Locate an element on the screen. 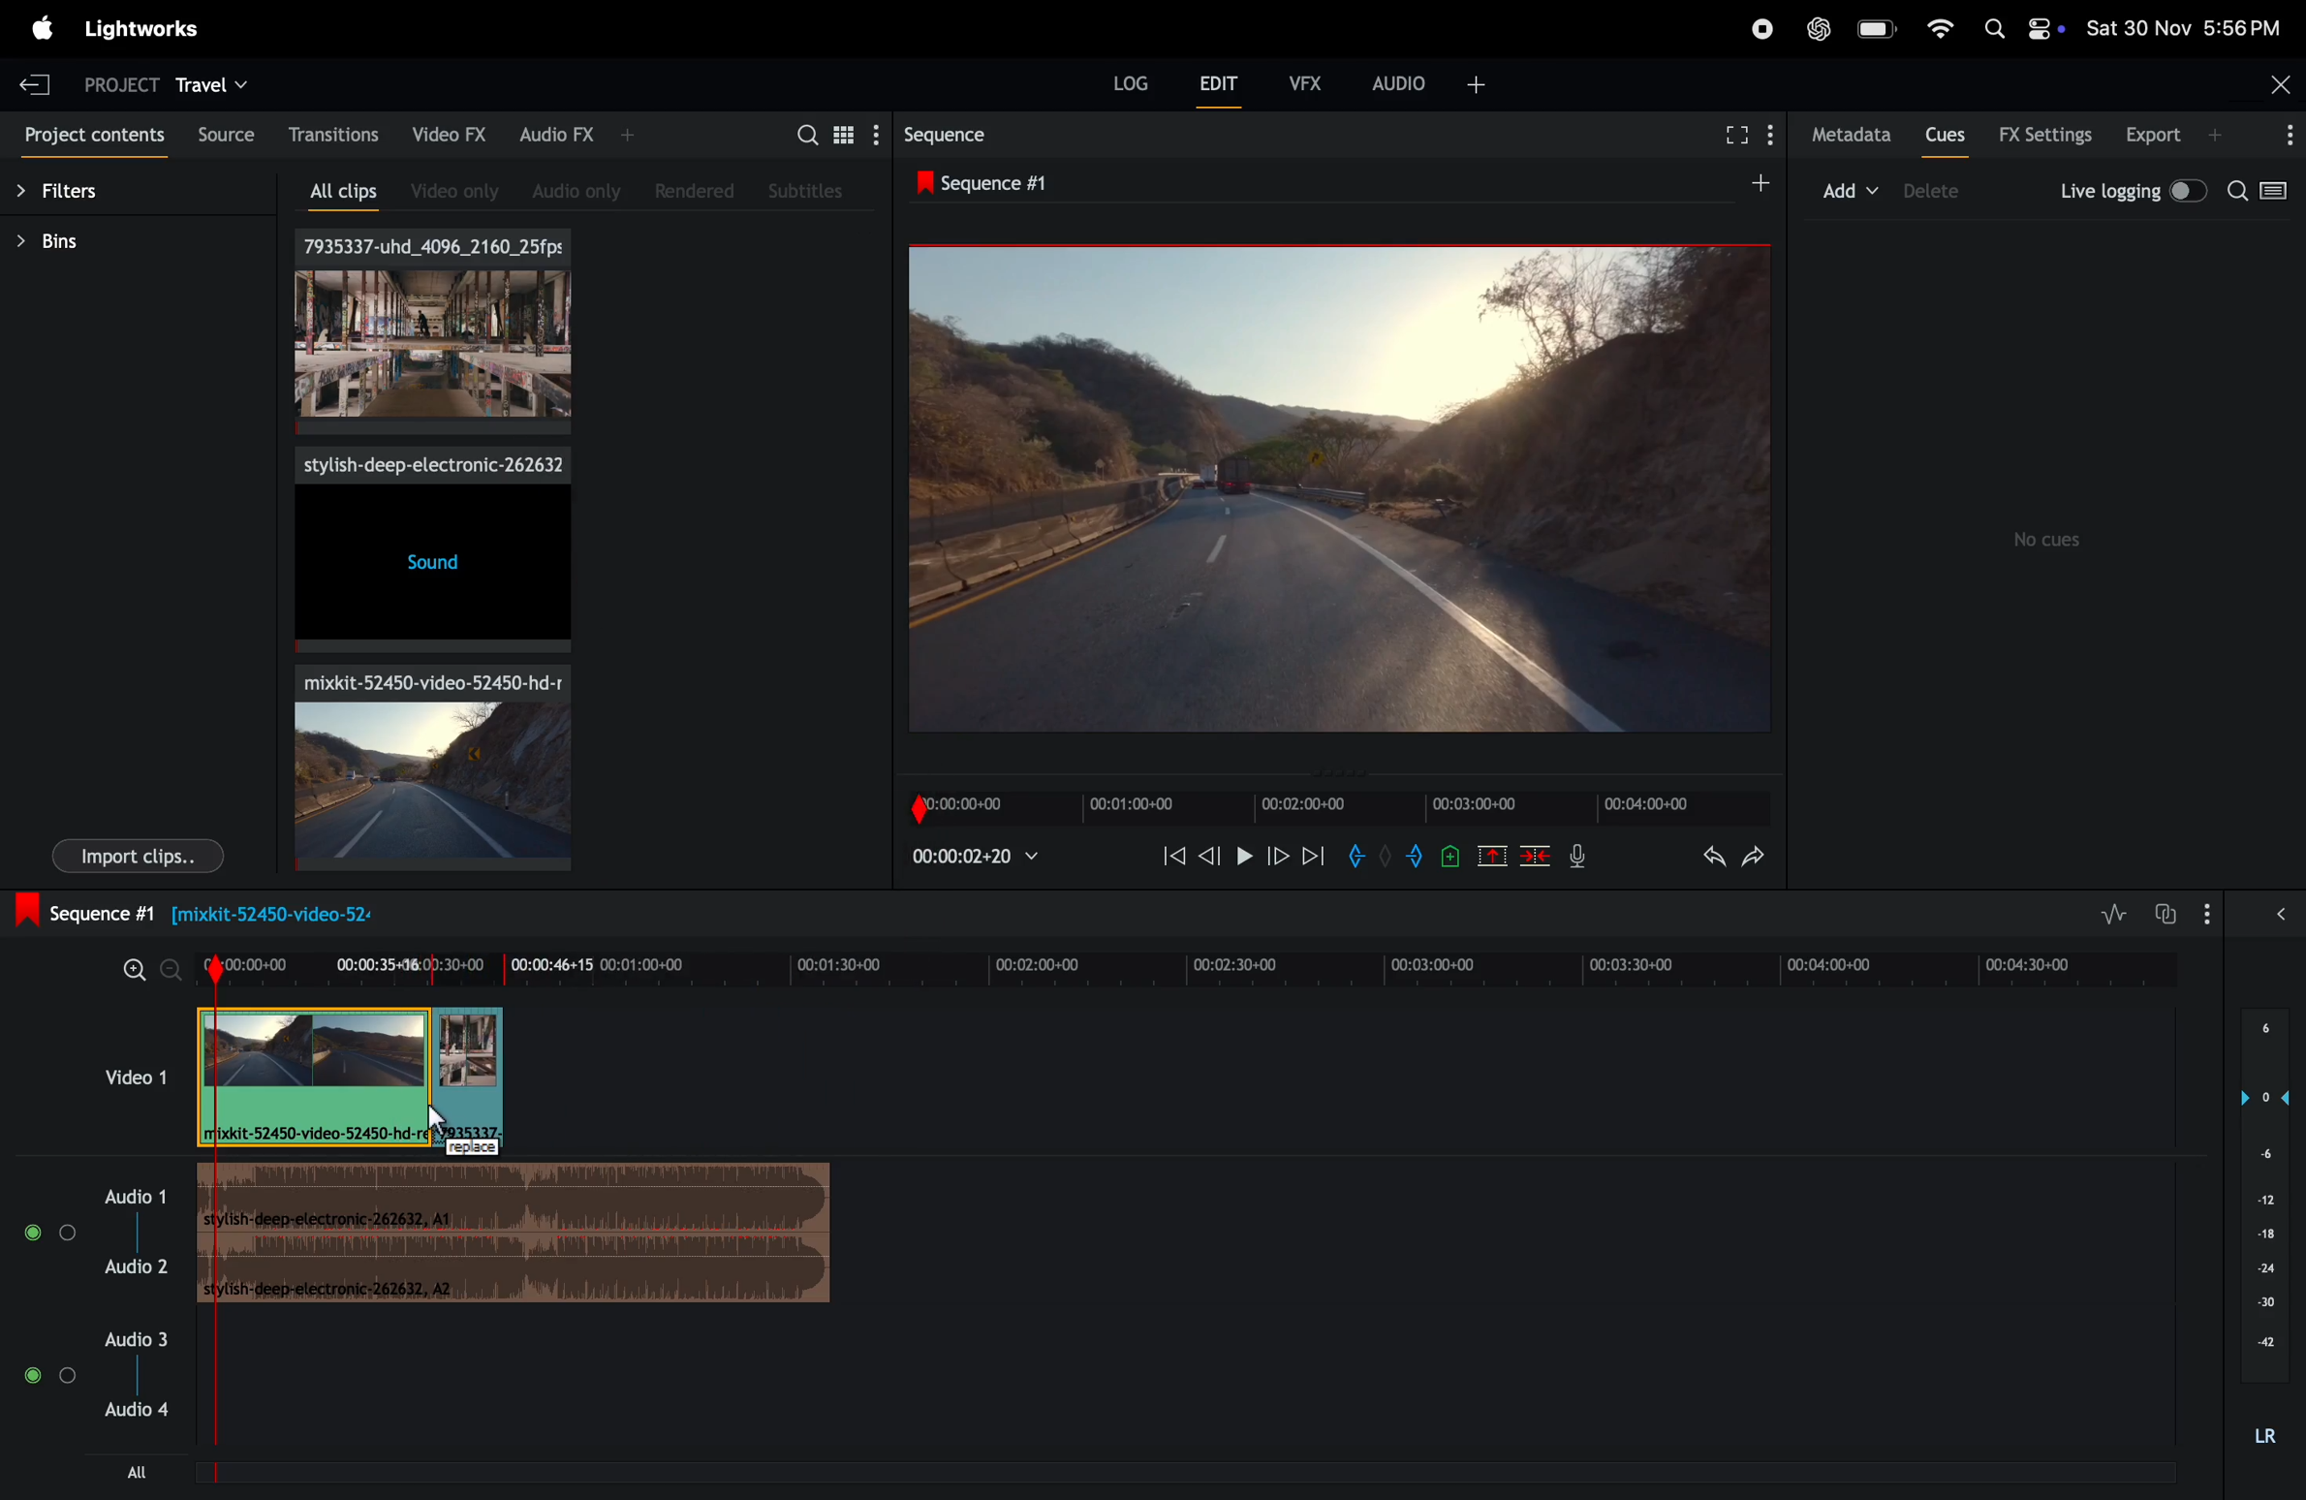 Image resolution: width=2306 pixels, height=1500 pixels. filters is located at coordinates (76, 196).